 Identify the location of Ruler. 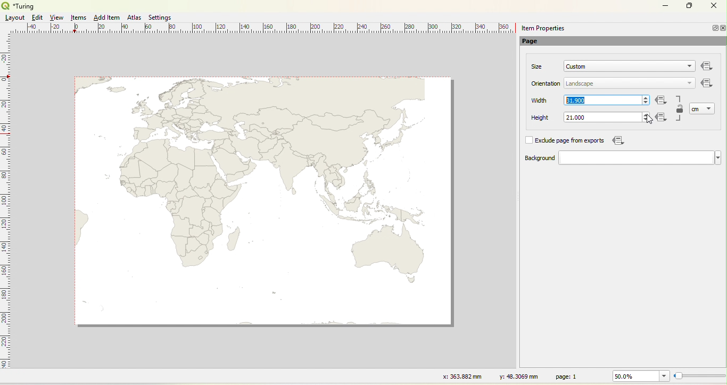
(267, 29).